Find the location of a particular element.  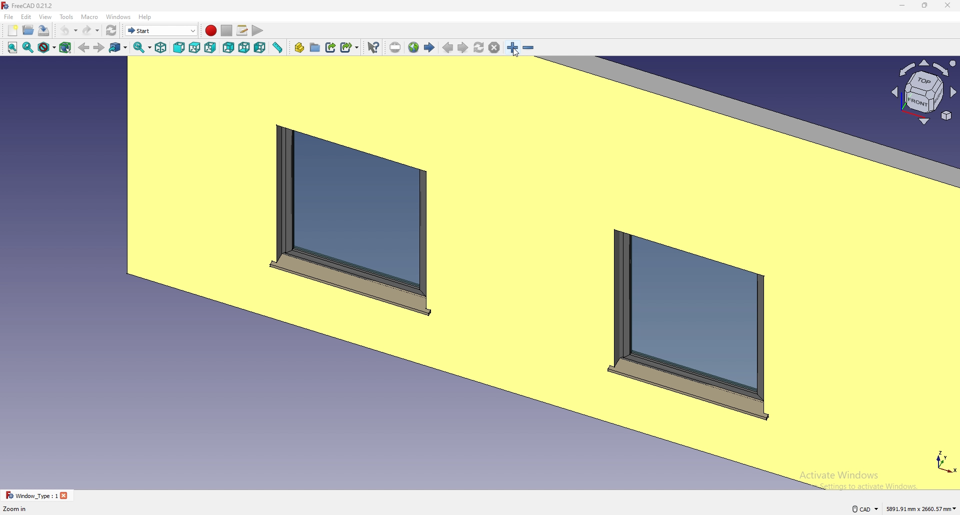

back is located at coordinates (83, 47).